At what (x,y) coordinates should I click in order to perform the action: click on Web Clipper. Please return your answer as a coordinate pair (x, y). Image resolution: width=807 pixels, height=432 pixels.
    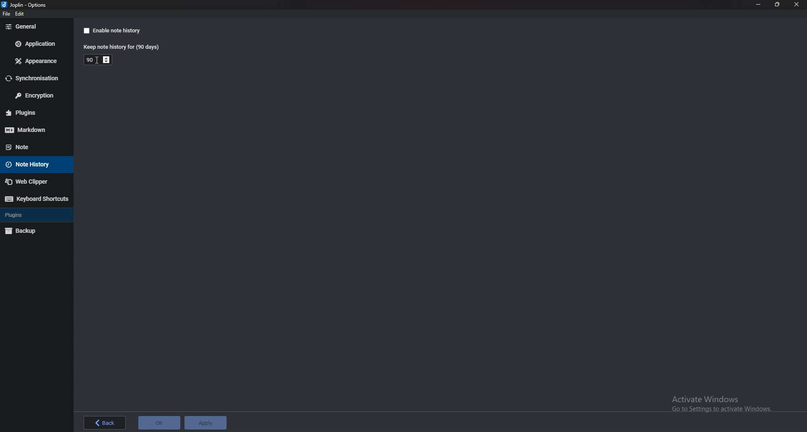
    Looking at the image, I should click on (33, 182).